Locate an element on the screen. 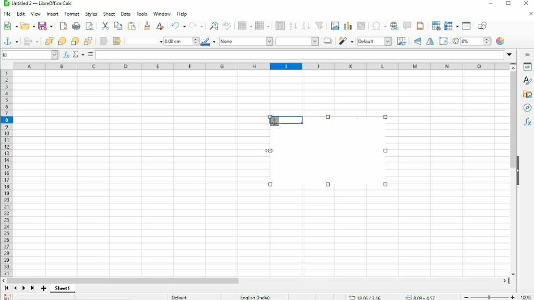 The image size is (534, 300). Styles is located at coordinates (91, 14).